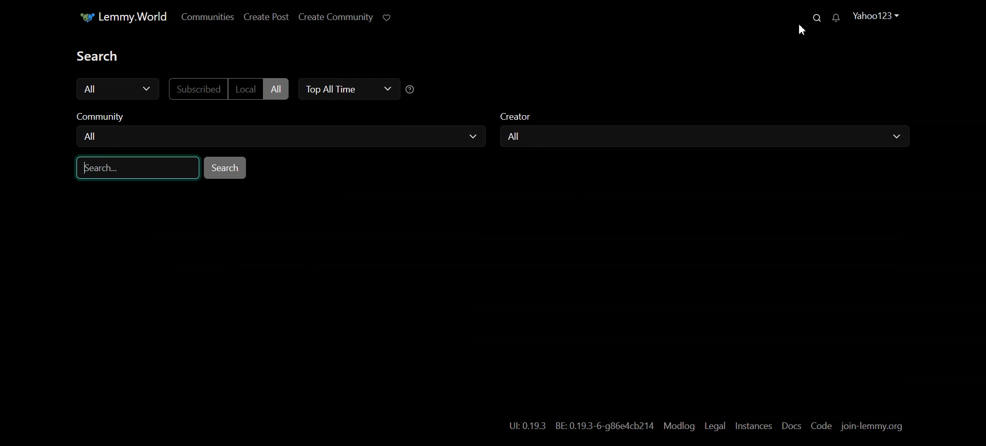  Describe the element at coordinates (791, 425) in the screenshot. I see `Docs` at that location.